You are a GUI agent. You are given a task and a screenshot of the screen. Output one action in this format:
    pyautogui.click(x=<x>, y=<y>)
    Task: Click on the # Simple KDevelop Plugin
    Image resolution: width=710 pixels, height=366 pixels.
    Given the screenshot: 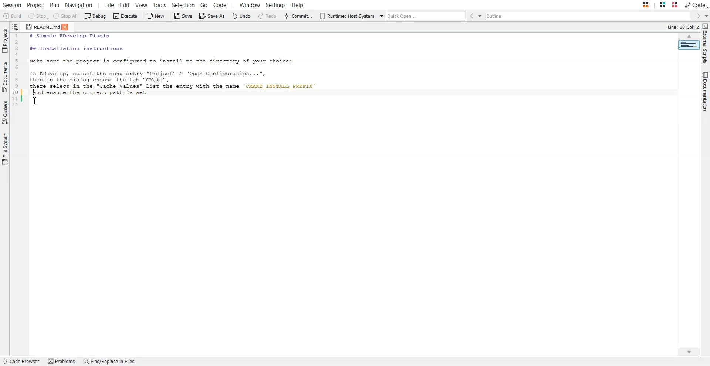 What is the action you would take?
    pyautogui.click(x=68, y=36)
    